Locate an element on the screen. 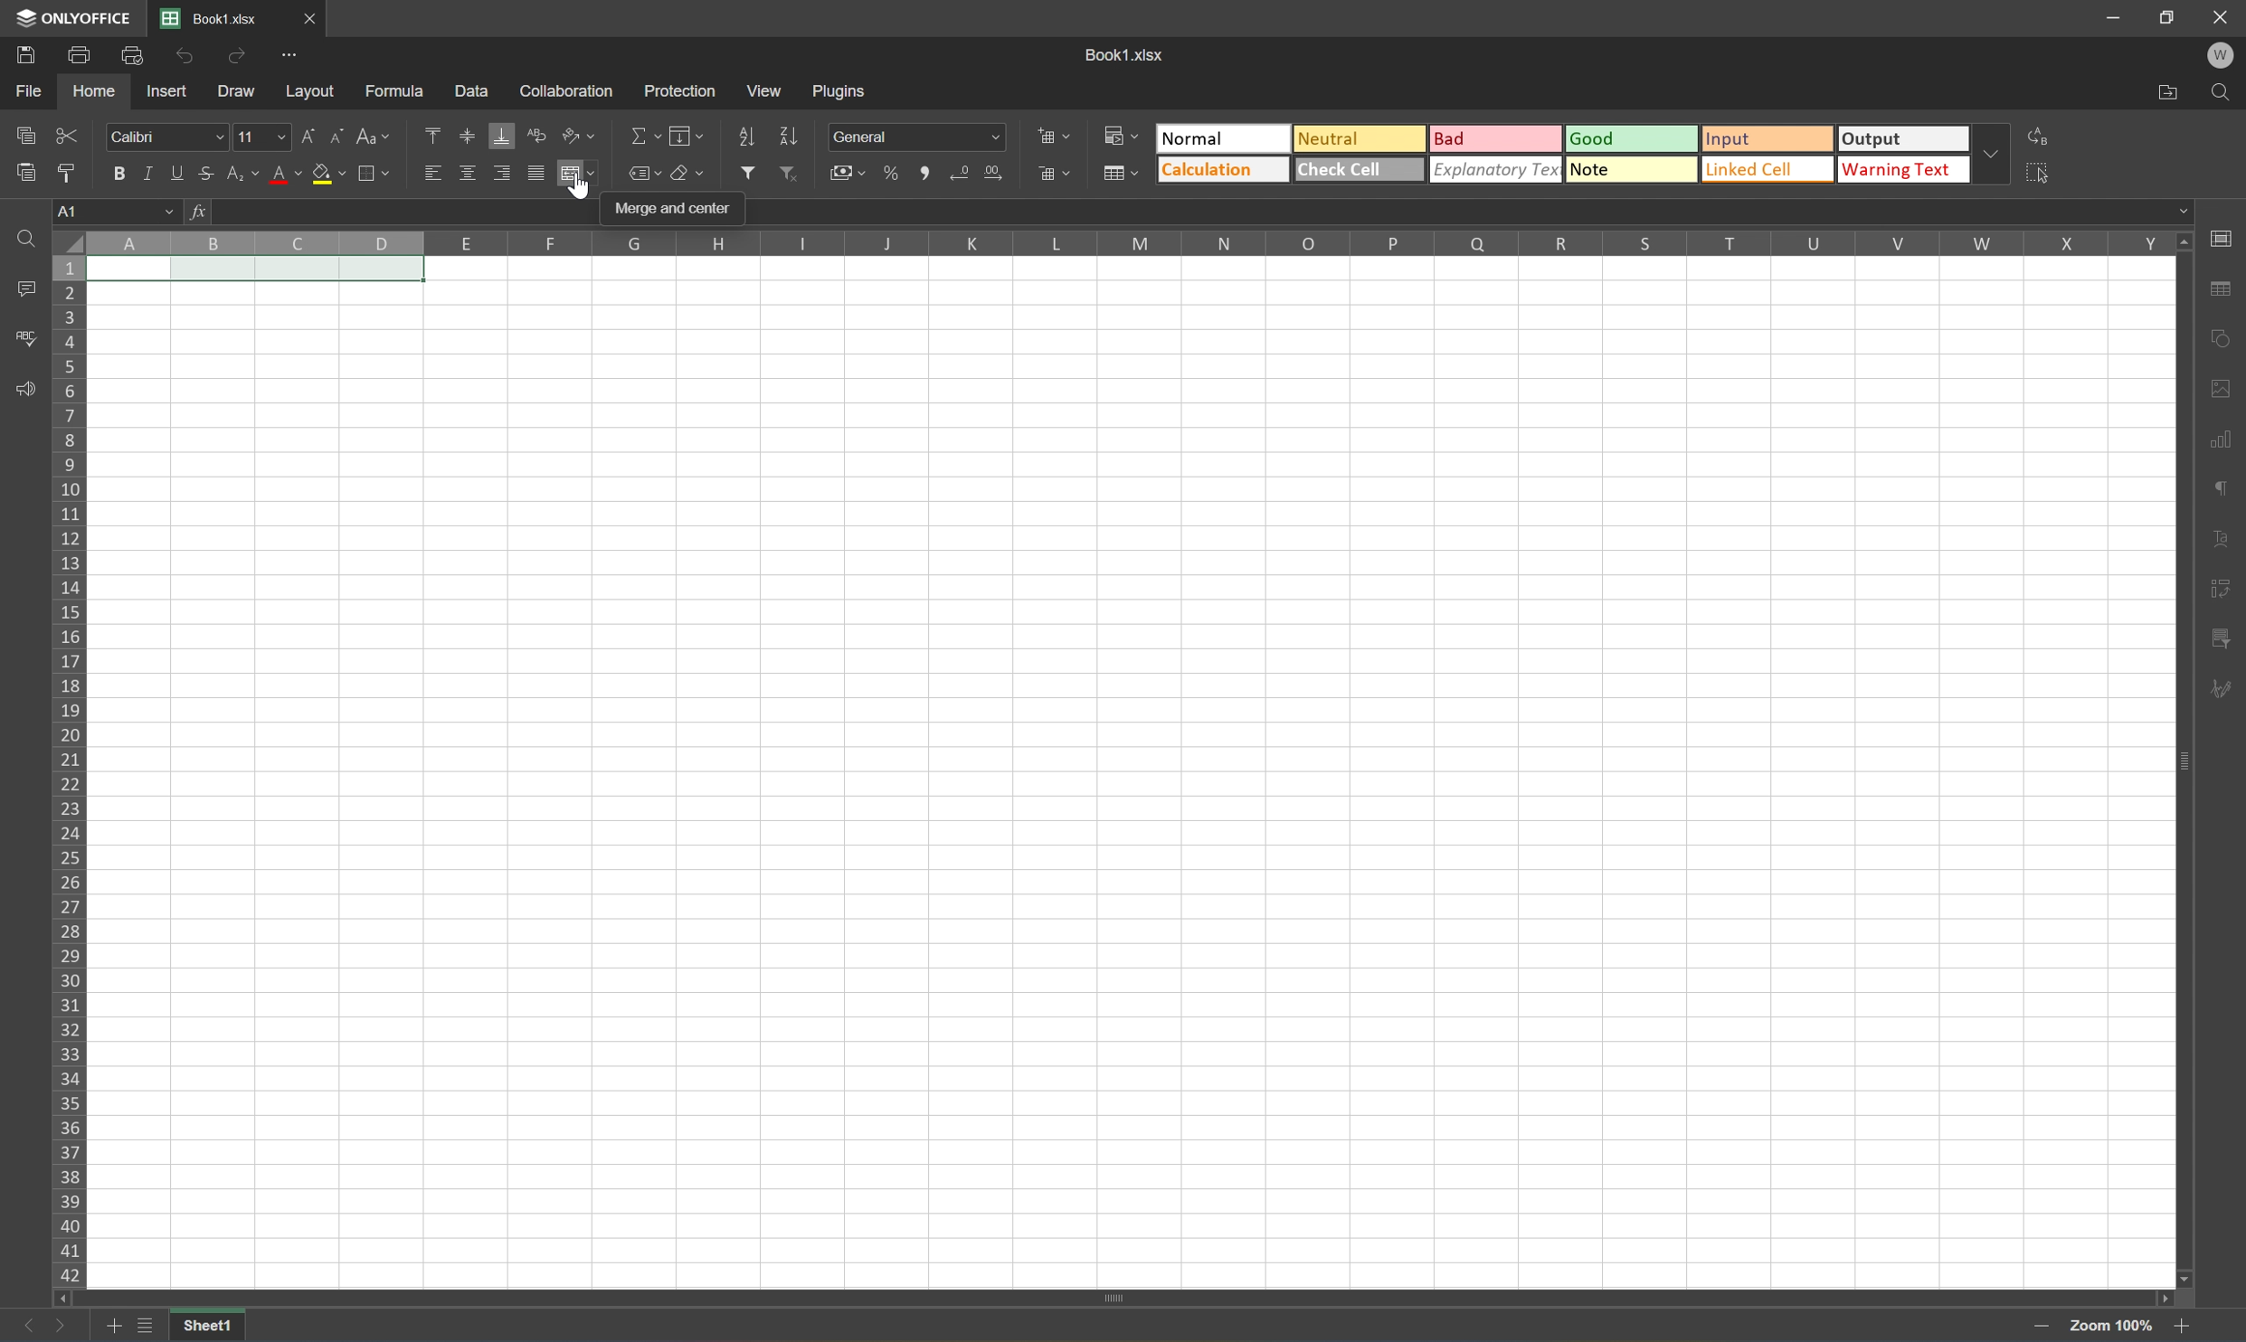  Justified is located at coordinates (536, 175).